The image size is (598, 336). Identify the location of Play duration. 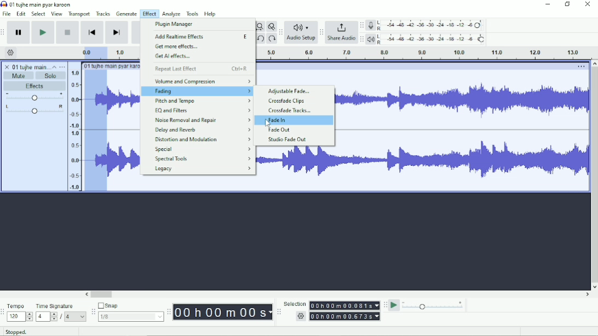
(421, 53).